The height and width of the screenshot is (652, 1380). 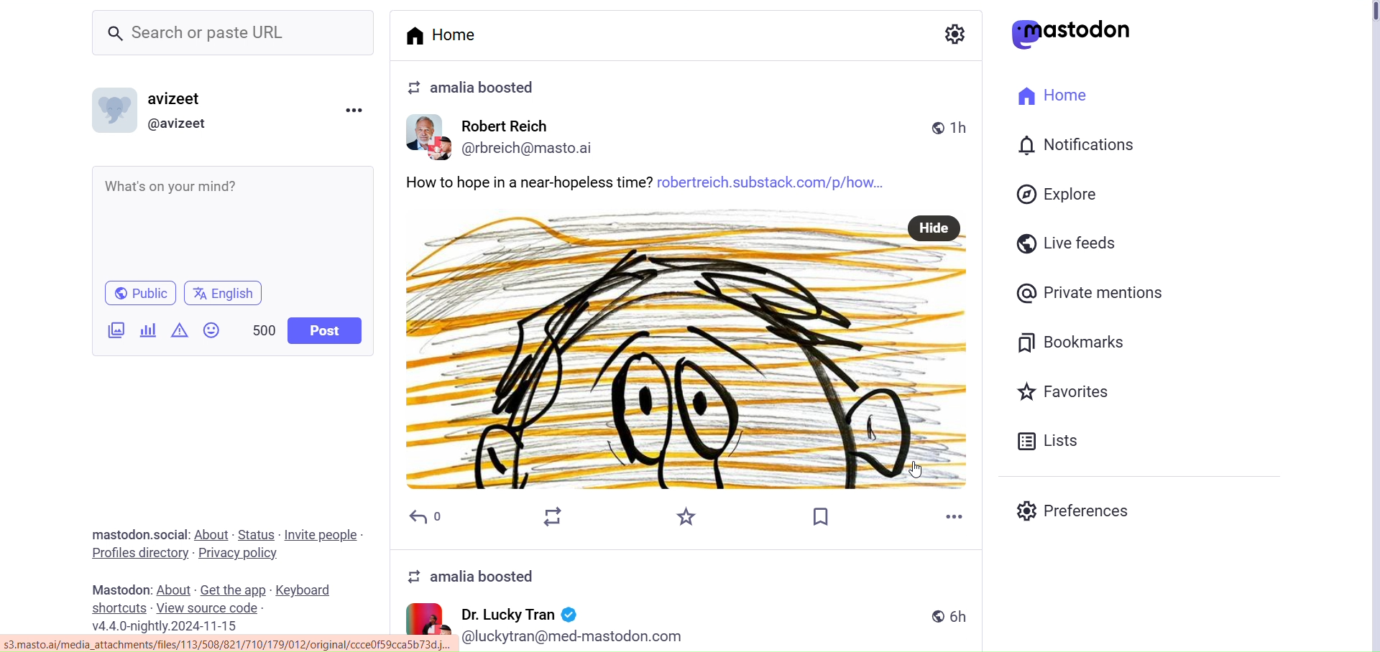 What do you see at coordinates (240, 551) in the screenshot?
I see `Privacy Policy` at bounding box center [240, 551].